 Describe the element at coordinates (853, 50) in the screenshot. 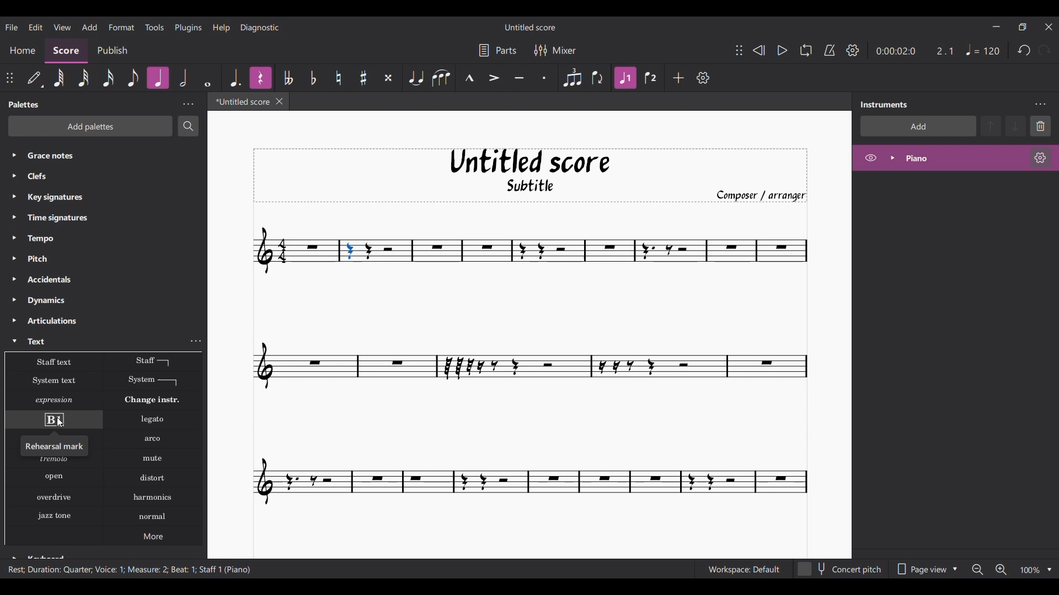

I see `Playback settings` at that location.